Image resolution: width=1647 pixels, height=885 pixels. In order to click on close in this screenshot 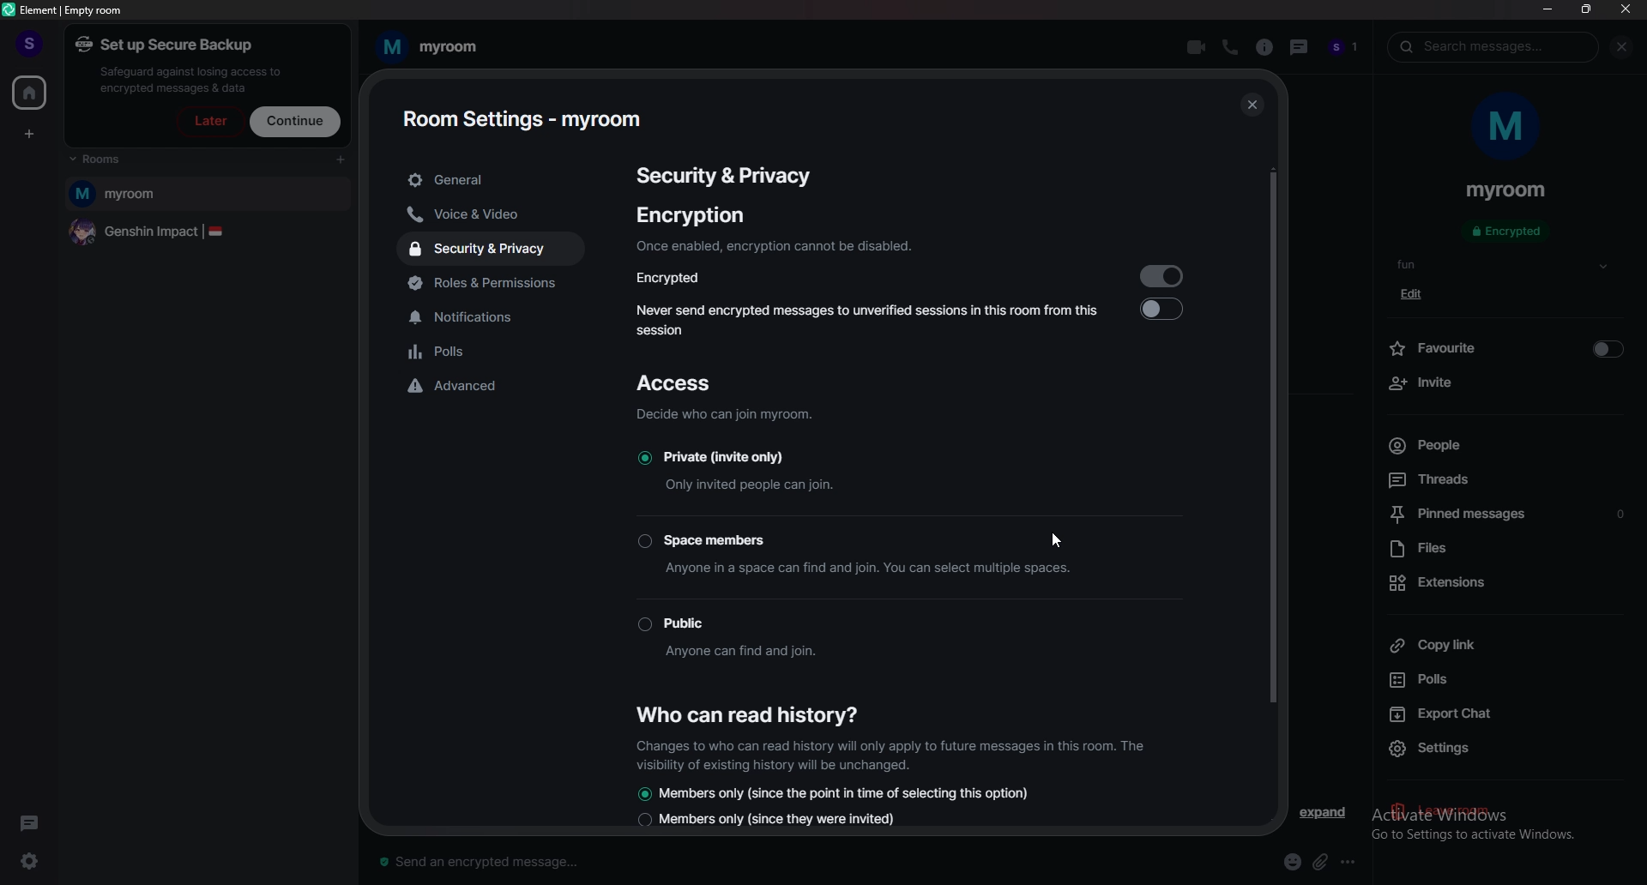, I will do `click(1251, 105)`.